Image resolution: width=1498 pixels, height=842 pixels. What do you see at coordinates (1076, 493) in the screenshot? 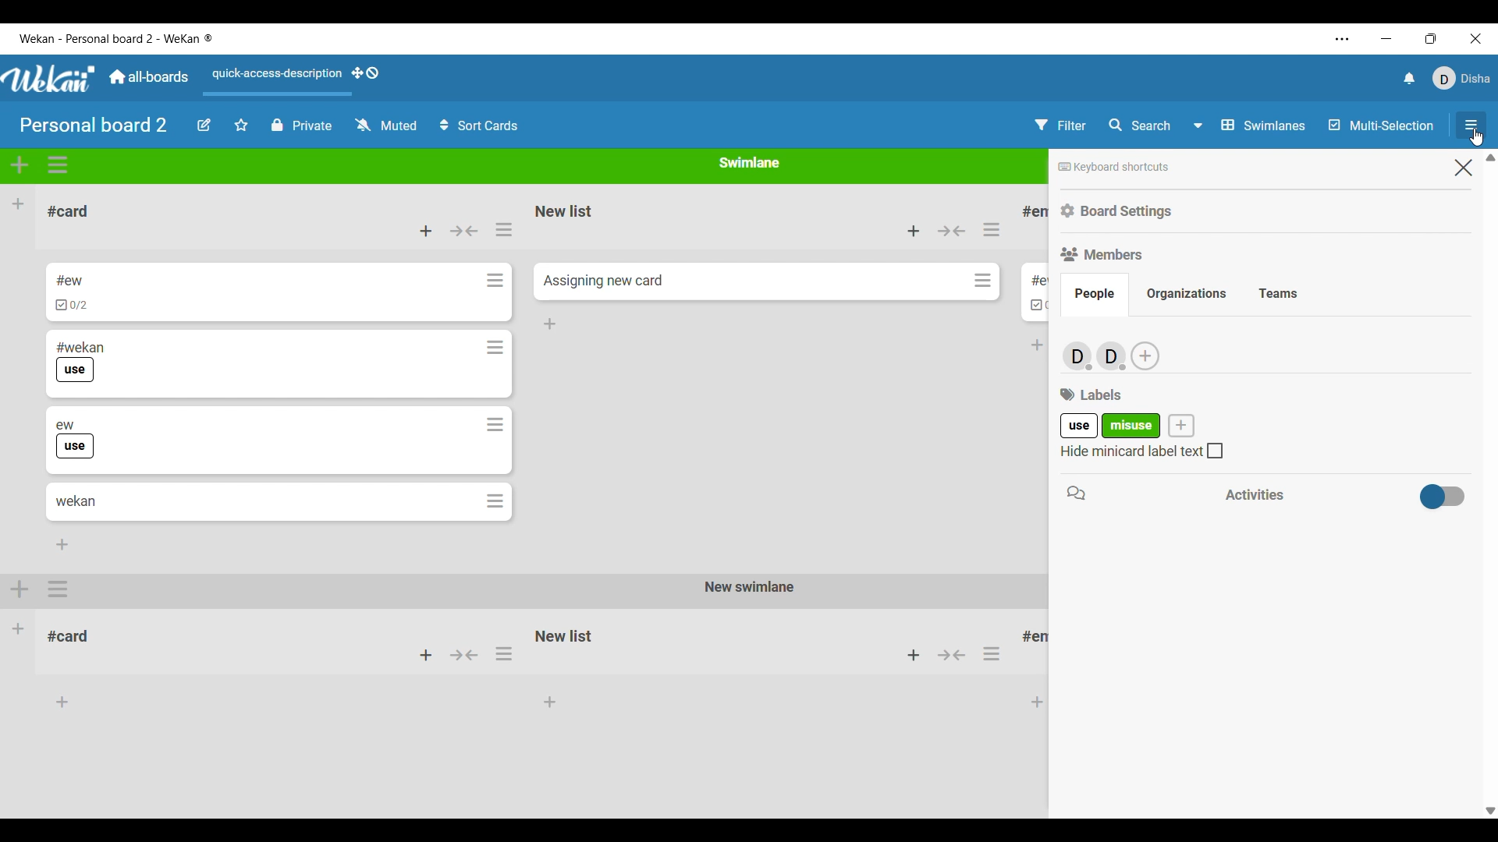
I see `Icon for current section` at bounding box center [1076, 493].